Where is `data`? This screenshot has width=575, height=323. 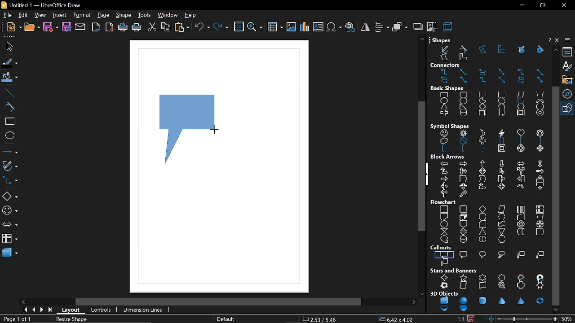 data is located at coordinates (502, 210).